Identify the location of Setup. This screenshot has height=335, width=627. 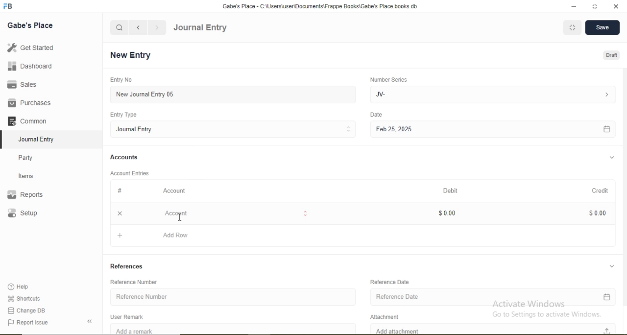
(37, 214).